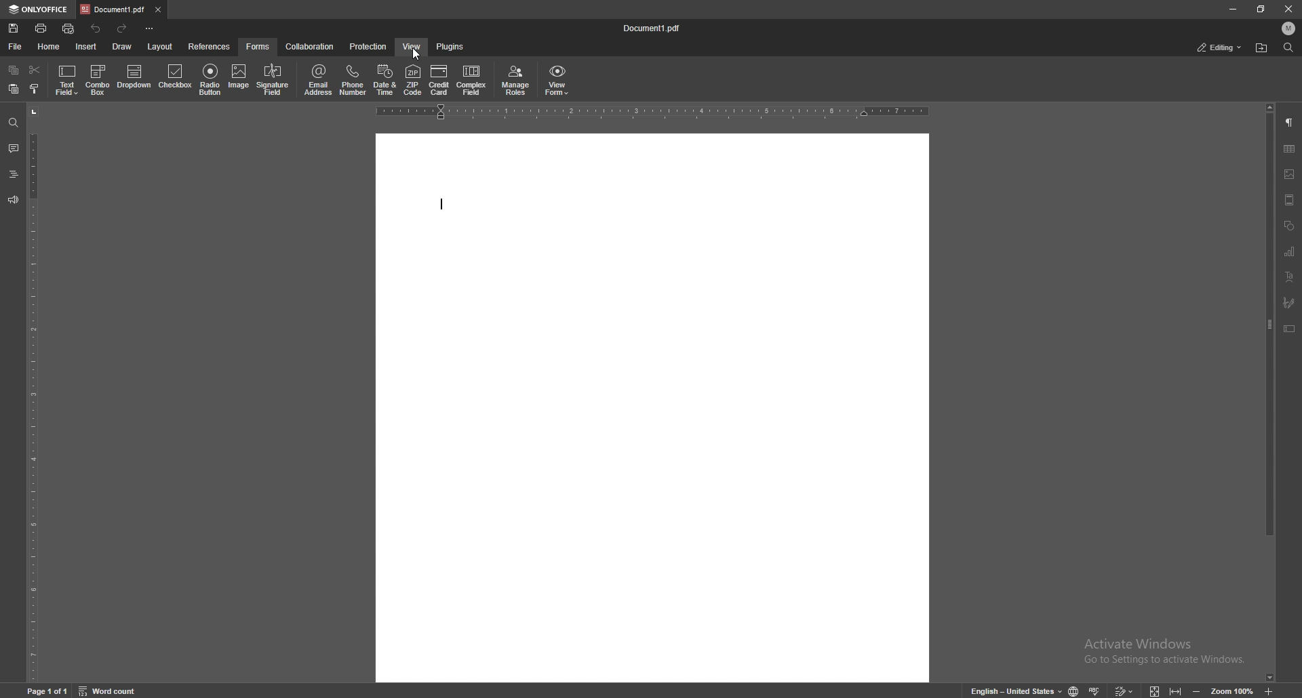 The image size is (1302, 698). What do you see at coordinates (1289, 28) in the screenshot?
I see `profile` at bounding box center [1289, 28].